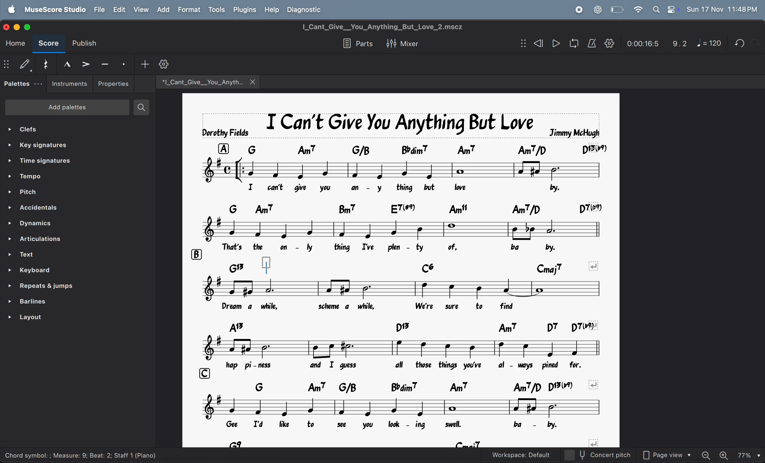  Describe the element at coordinates (46, 65) in the screenshot. I see `reset` at that location.